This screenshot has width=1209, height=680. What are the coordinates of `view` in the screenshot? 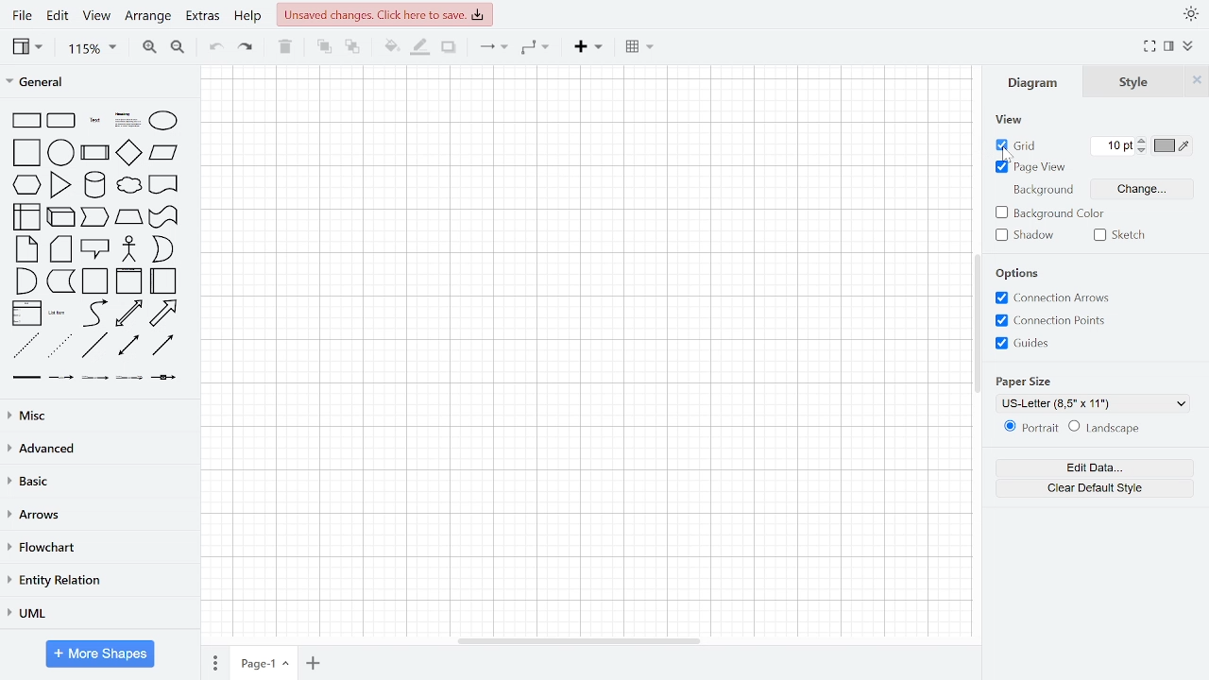 It's located at (1009, 122).